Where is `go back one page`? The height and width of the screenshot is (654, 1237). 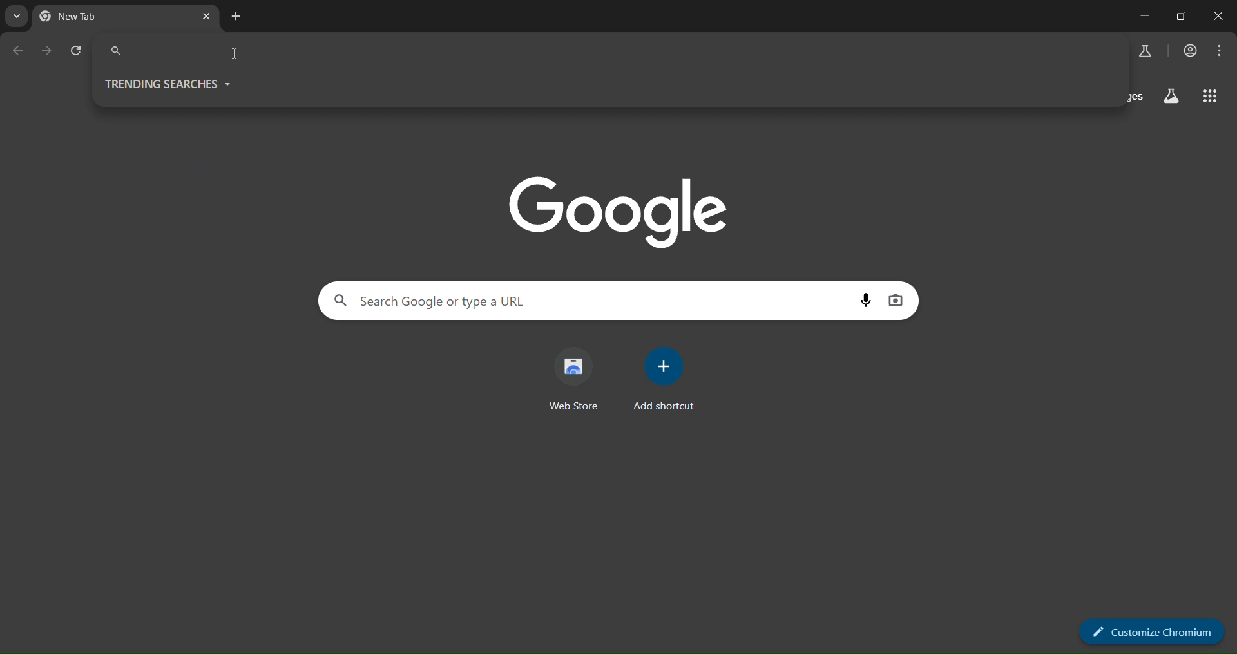
go back one page is located at coordinates (17, 53).